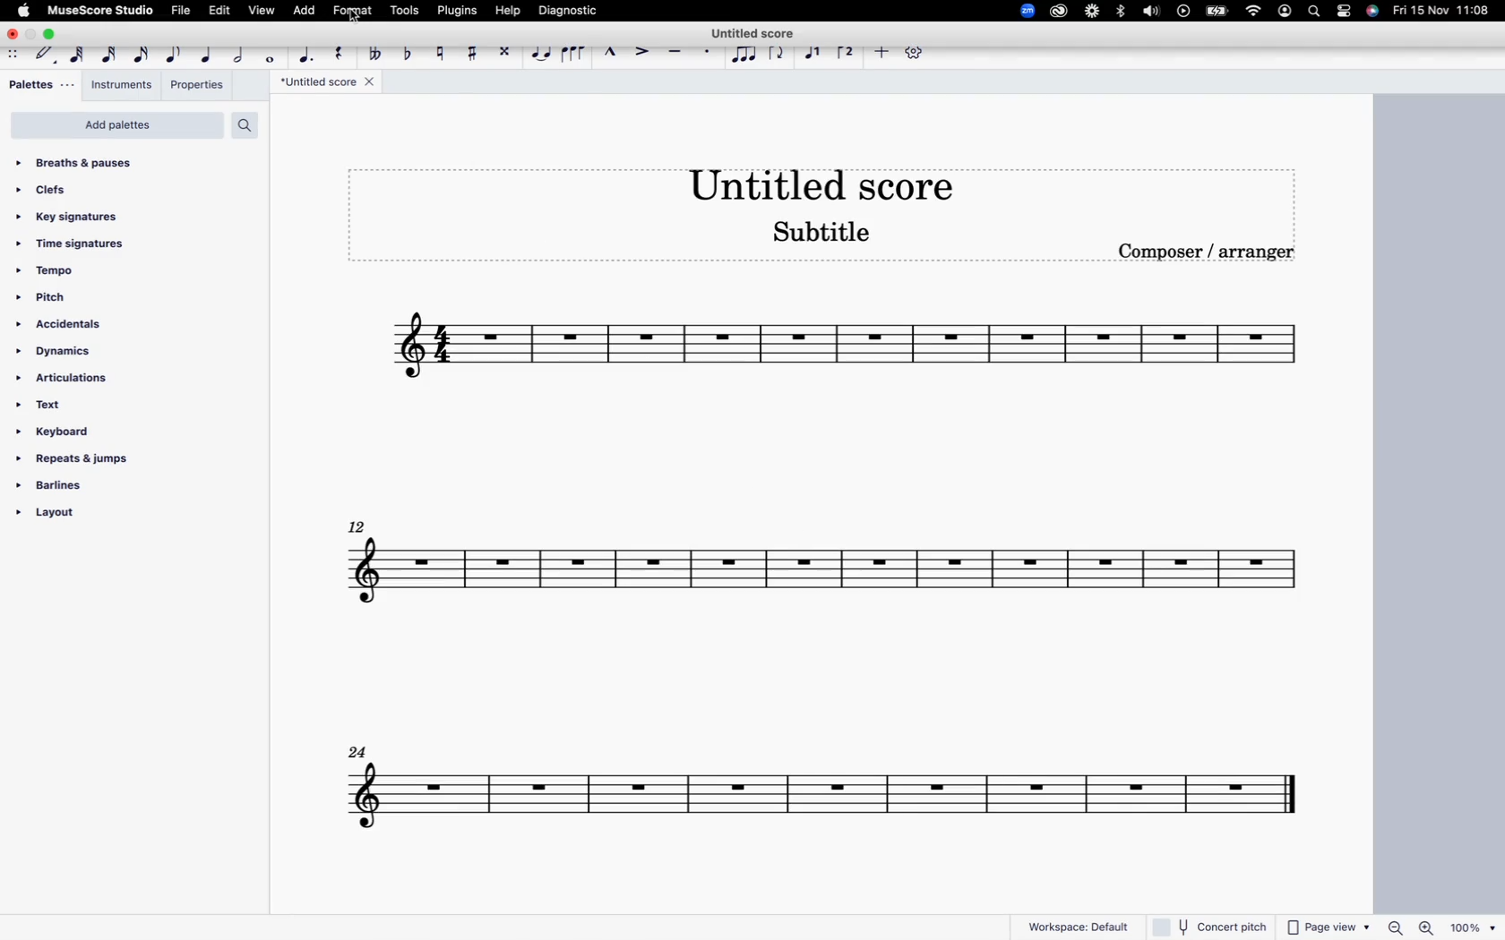 Image resolution: width=1505 pixels, height=940 pixels. Describe the element at coordinates (1028, 13) in the screenshot. I see `zoom` at that location.